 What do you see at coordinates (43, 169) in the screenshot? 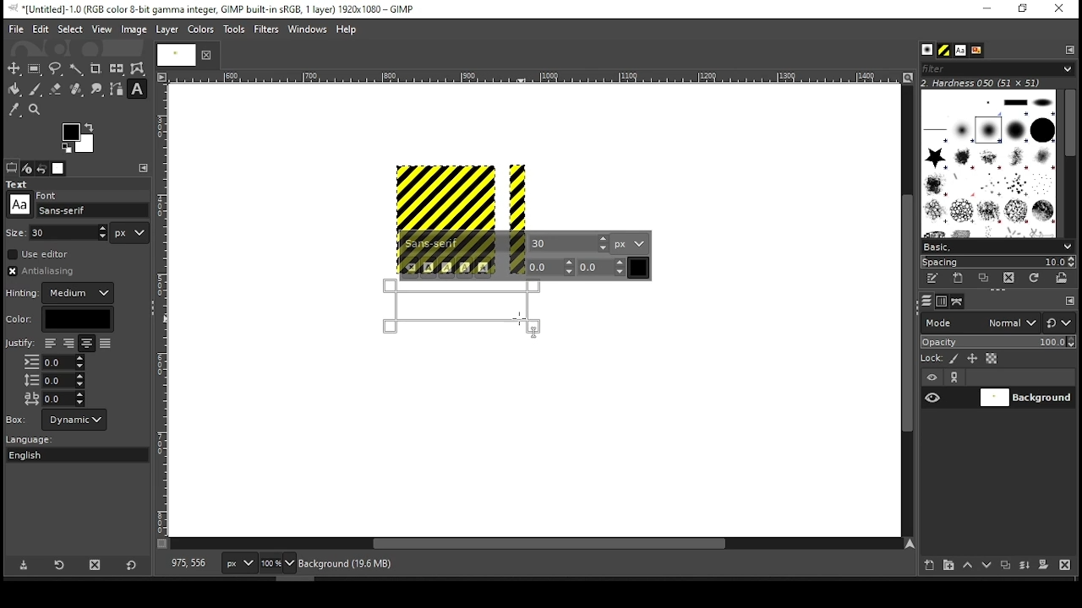
I see `undo history` at bounding box center [43, 169].